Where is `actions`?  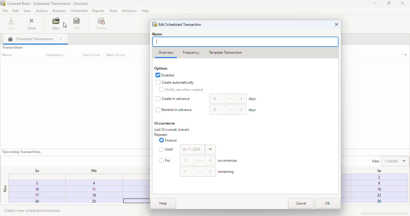
actions is located at coordinates (41, 11).